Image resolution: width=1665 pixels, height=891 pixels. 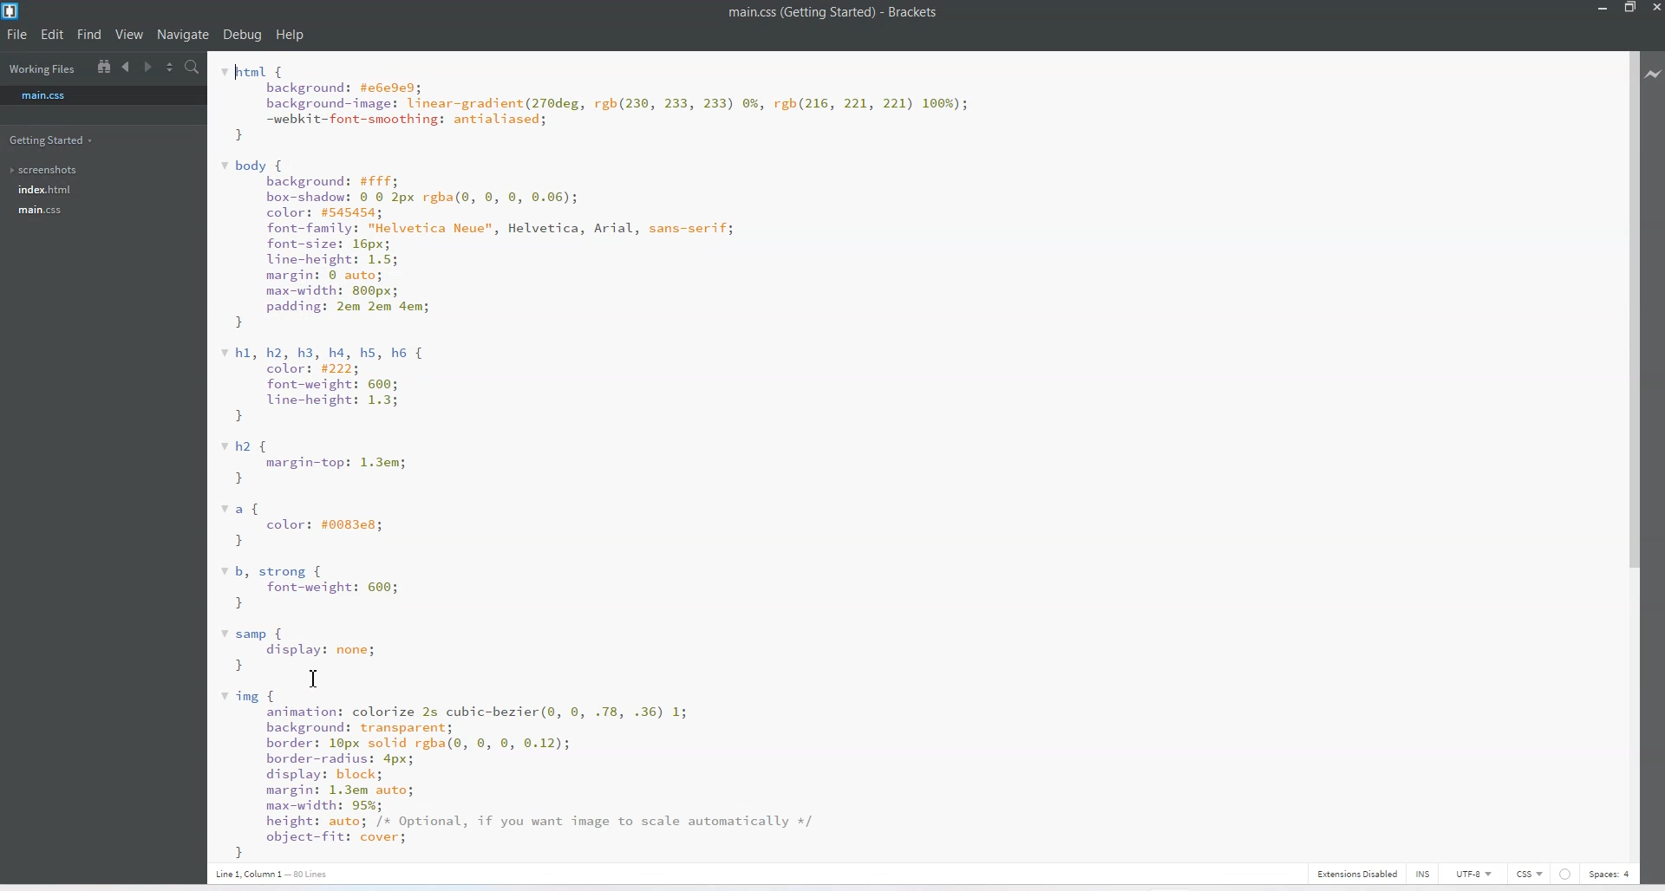 What do you see at coordinates (285, 873) in the screenshot?
I see `Text 2` at bounding box center [285, 873].